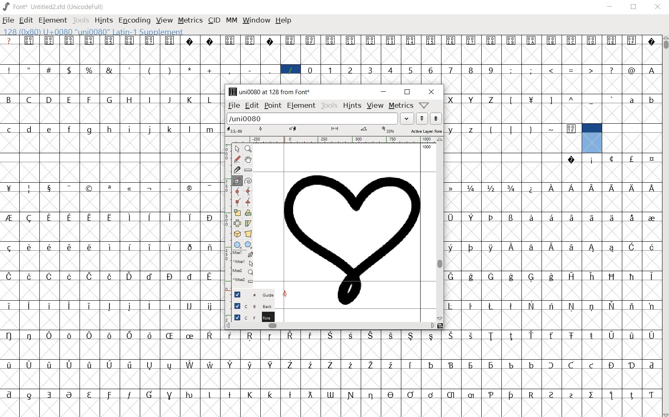 This screenshot has height=417, width=669. I want to click on glyph, so click(571, 129).